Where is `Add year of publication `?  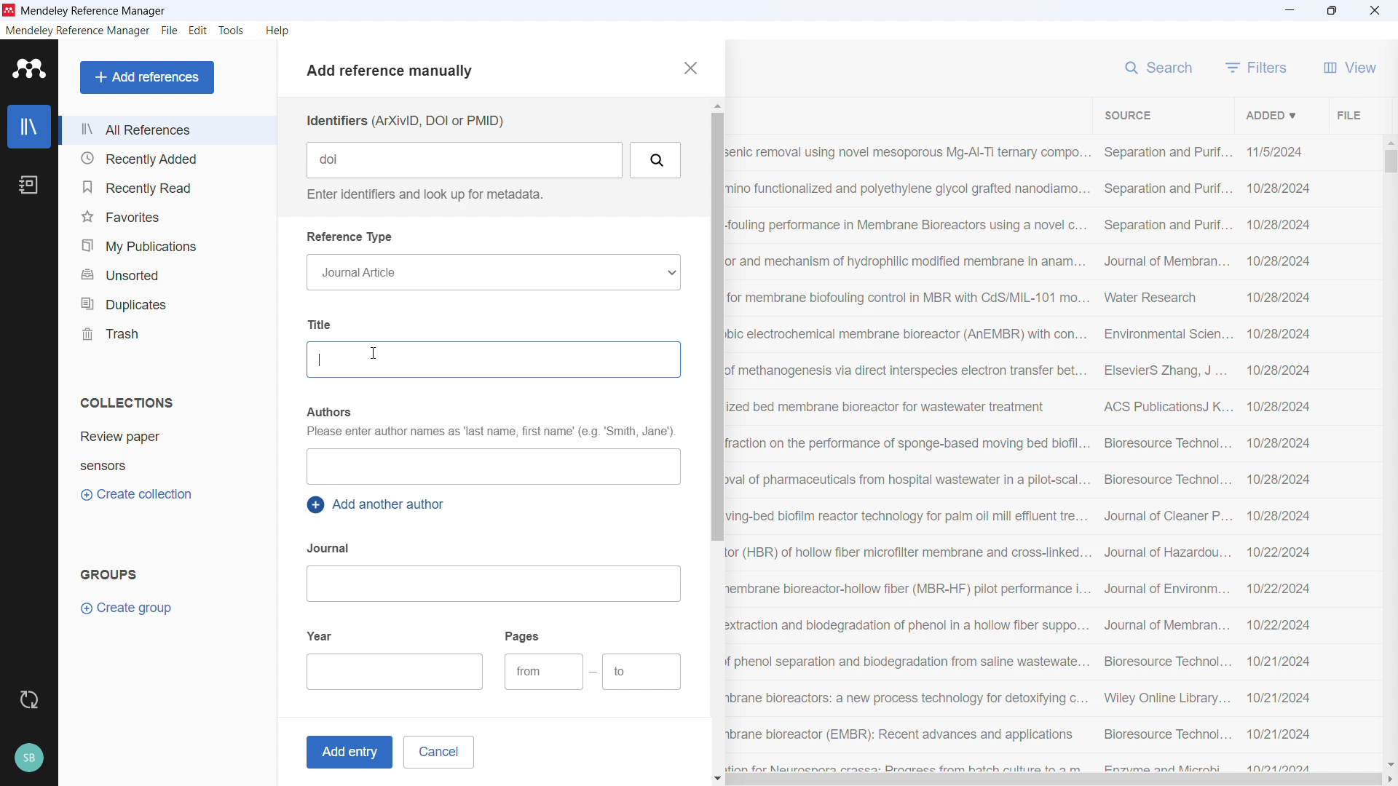 Add year of publication  is located at coordinates (396, 672).